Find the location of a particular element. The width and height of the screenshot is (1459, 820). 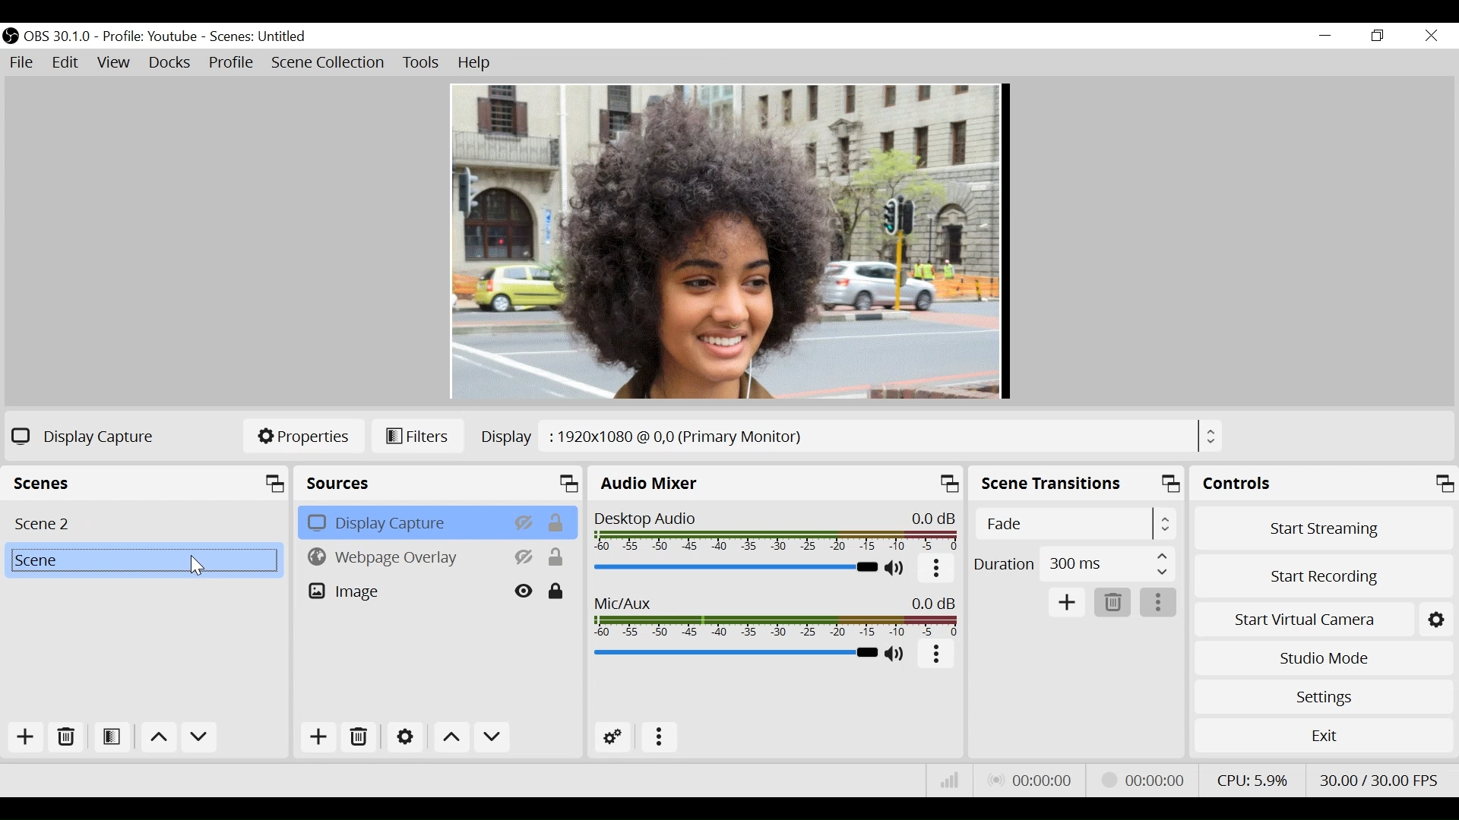

Restore is located at coordinates (1378, 36).